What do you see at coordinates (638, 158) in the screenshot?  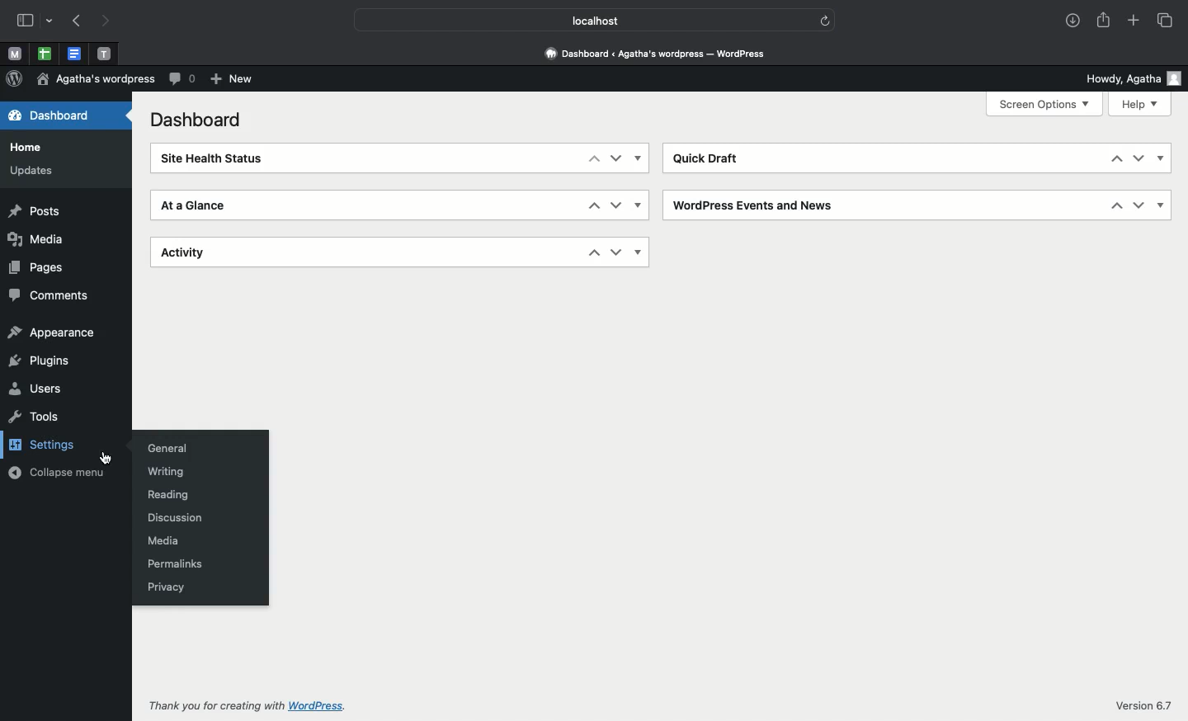 I see `show` at bounding box center [638, 158].